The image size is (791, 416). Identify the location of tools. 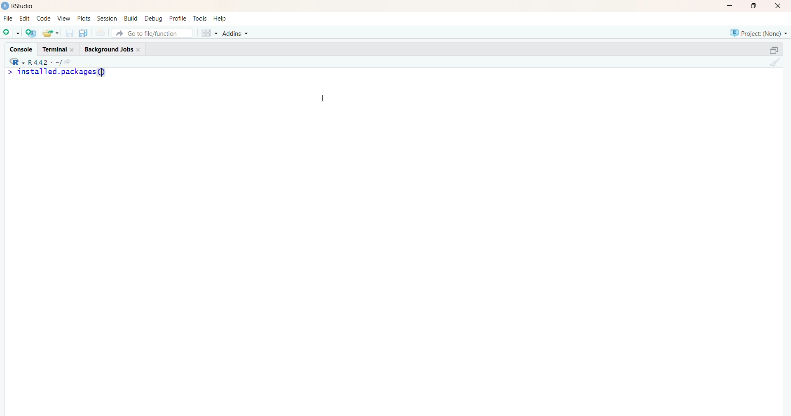
(200, 19).